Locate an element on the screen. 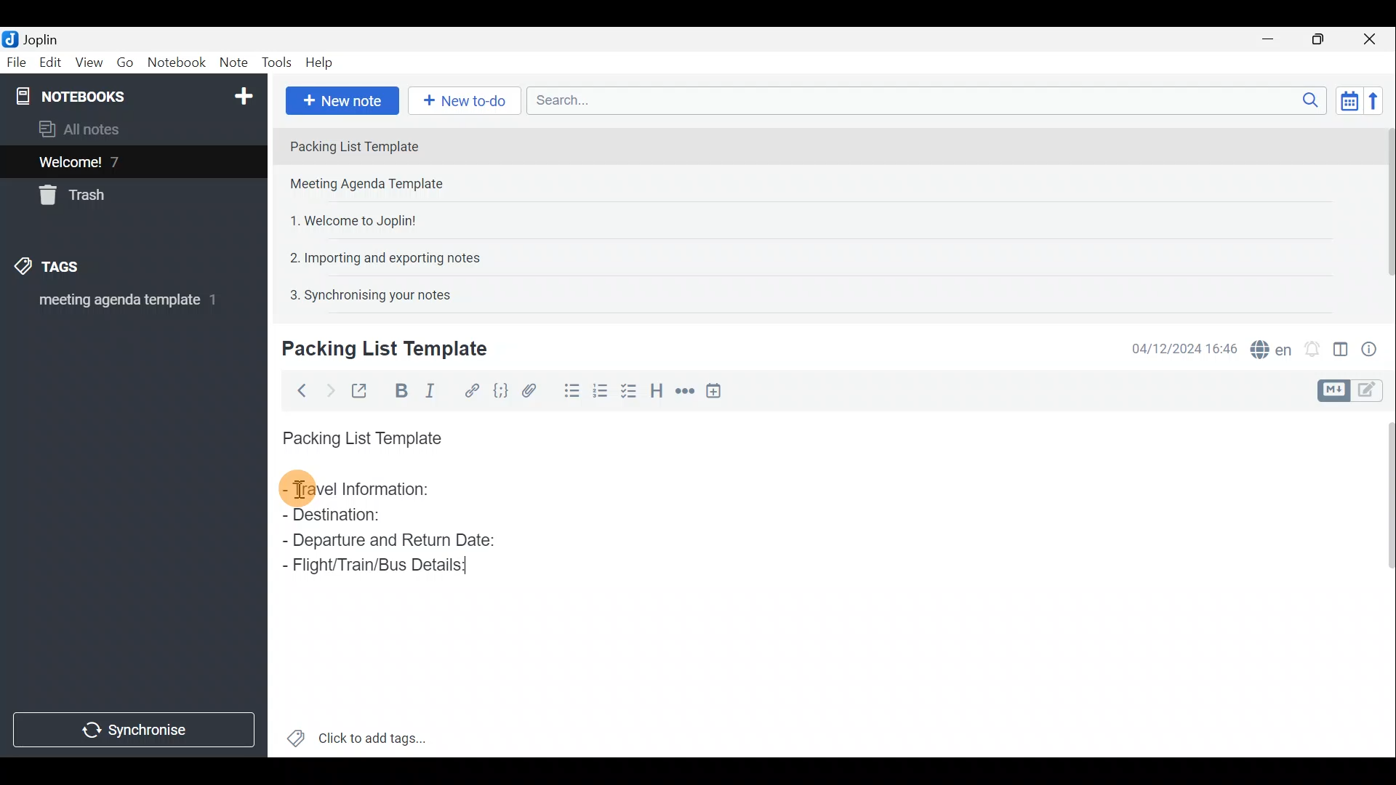 The width and height of the screenshot is (1396, 785). Note 5 is located at coordinates (364, 293).